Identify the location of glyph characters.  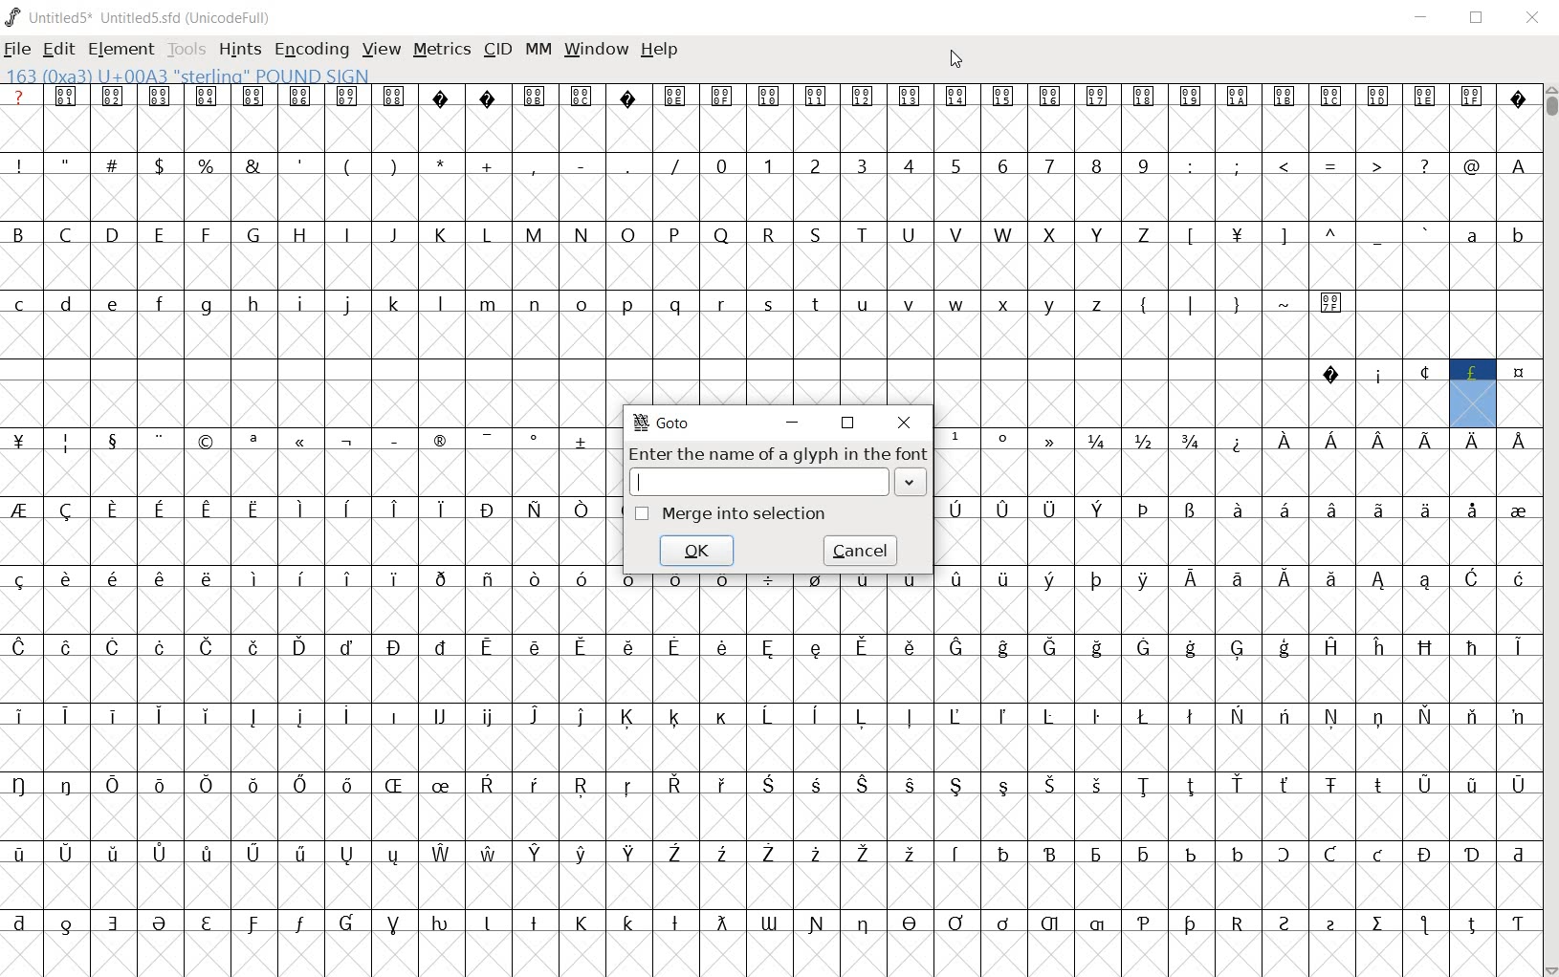
(1074, 222).